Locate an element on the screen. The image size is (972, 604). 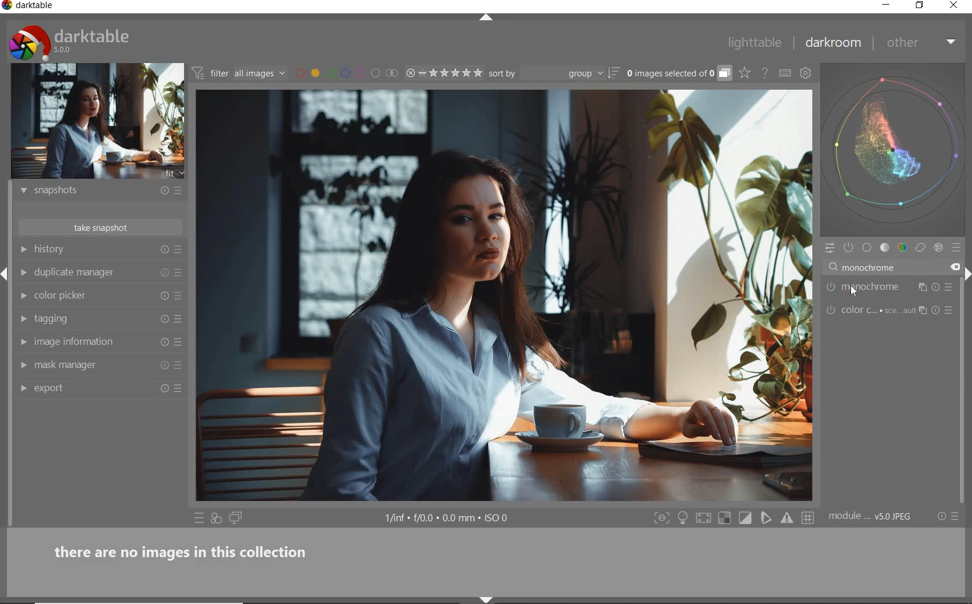
reset is located at coordinates (164, 367).